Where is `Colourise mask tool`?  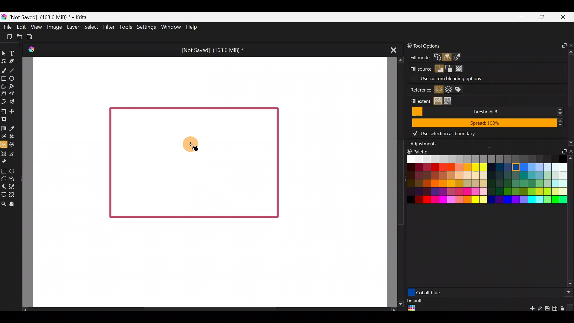
Colourise mask tool is located at coordinates (4, 137).